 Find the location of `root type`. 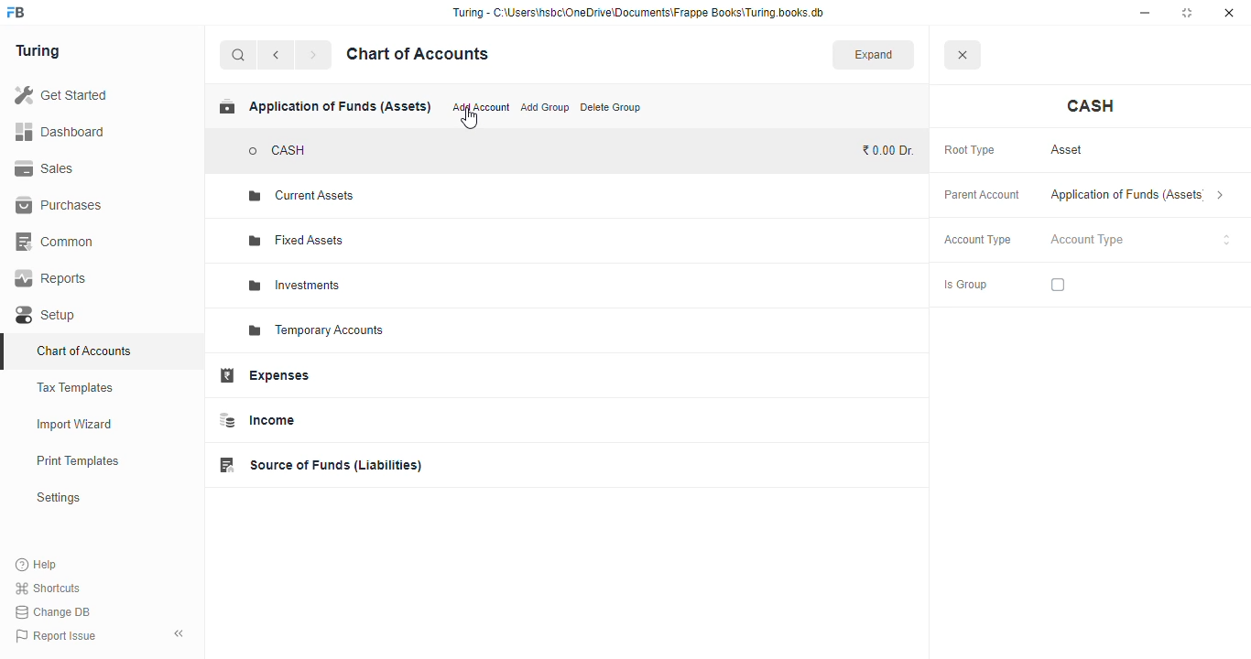

root type is located at coordinates (970, 151).